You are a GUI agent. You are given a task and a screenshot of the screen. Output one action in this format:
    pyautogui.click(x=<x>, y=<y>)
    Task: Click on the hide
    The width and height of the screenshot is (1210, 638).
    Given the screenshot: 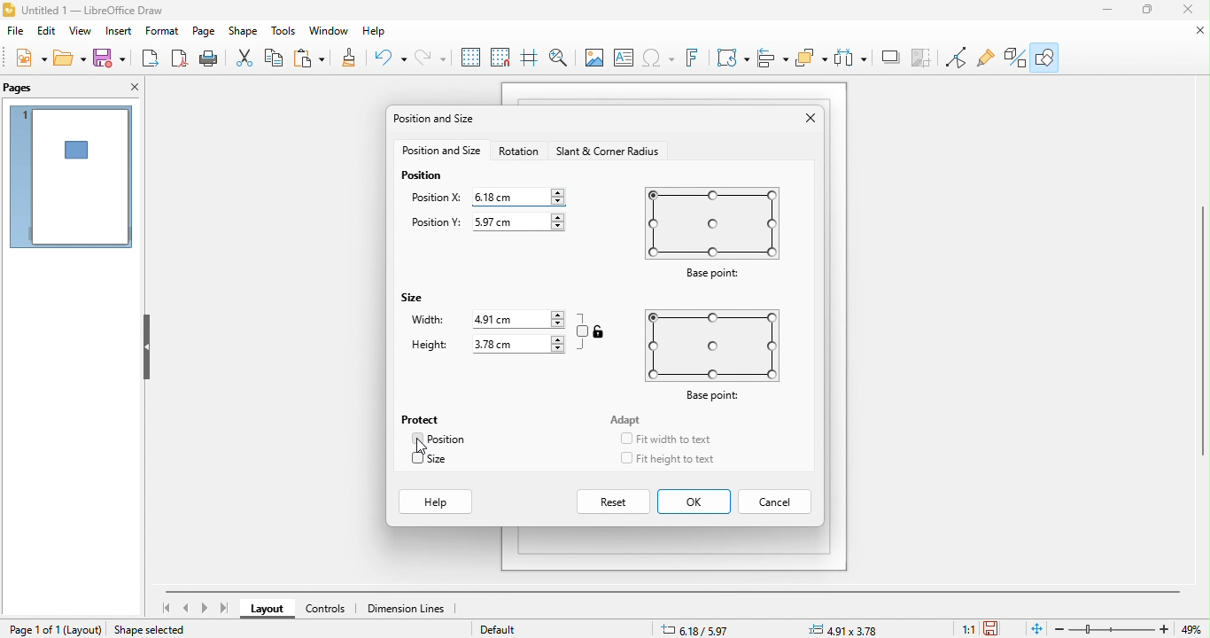 What is the action you would take?
    pyautogui.click(x=144, y=348)
    